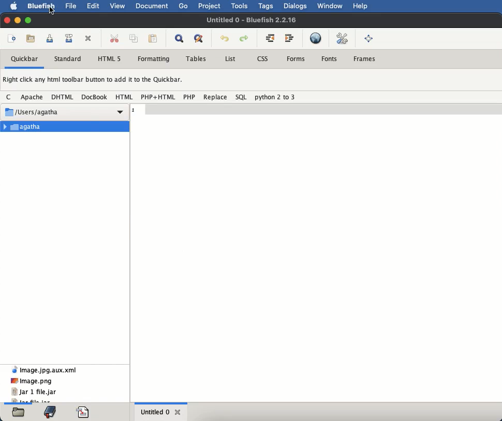 The image size is (502, 421). What do you see at coordinates (114, 38) in the screenshot?
I see `cut` at bounding box center [114, 38].